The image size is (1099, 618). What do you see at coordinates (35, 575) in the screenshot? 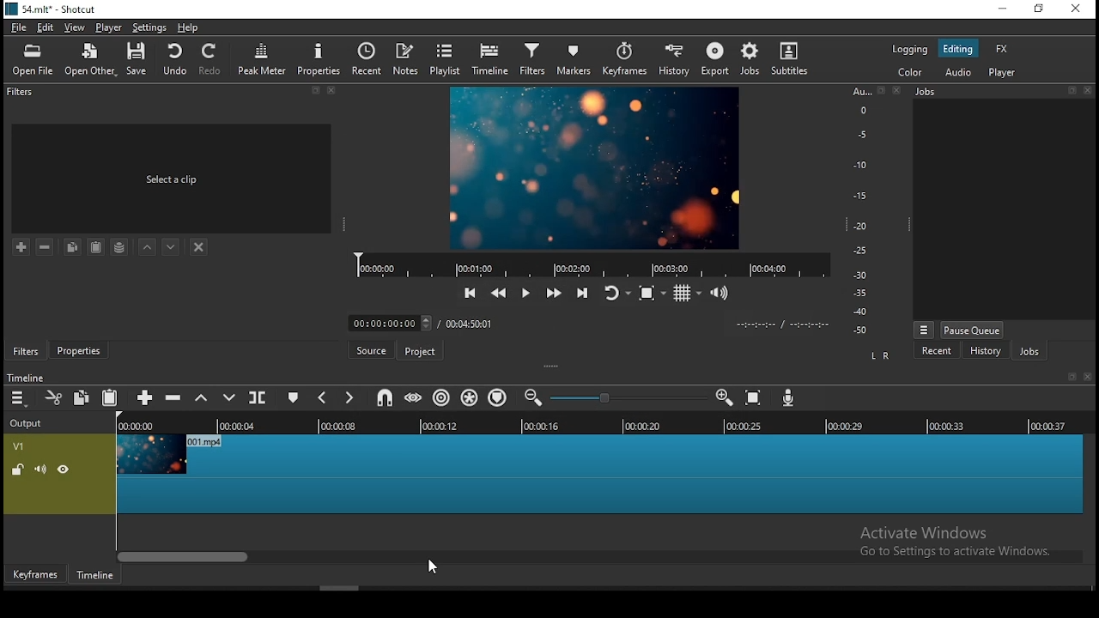
I see `keyframe` at bounding box center [35, 575].